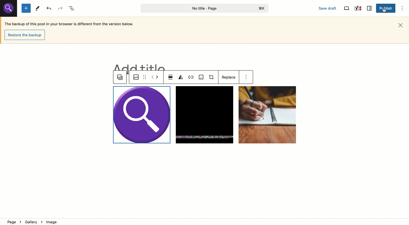  Describe the element at coordinates (402, 25) in the screenshot. I see `Close` at that location.